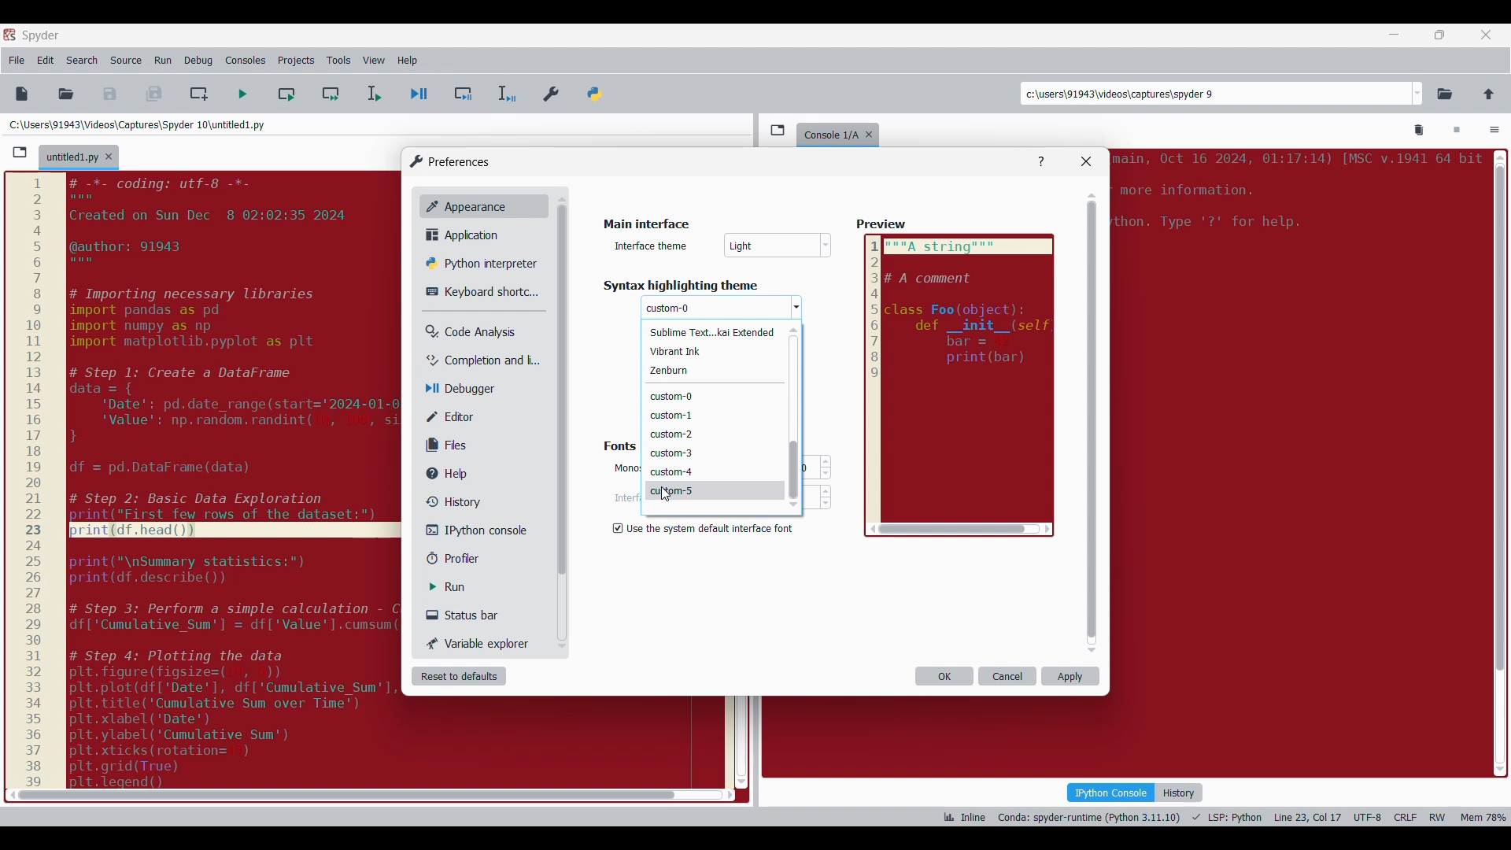  I want to click on IPython console, so click(1110, 792).